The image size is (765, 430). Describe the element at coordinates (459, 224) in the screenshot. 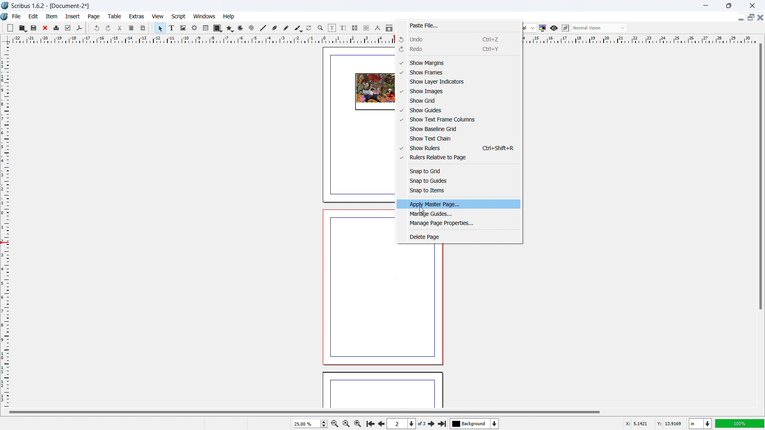

I see `manage page properties` at that location.